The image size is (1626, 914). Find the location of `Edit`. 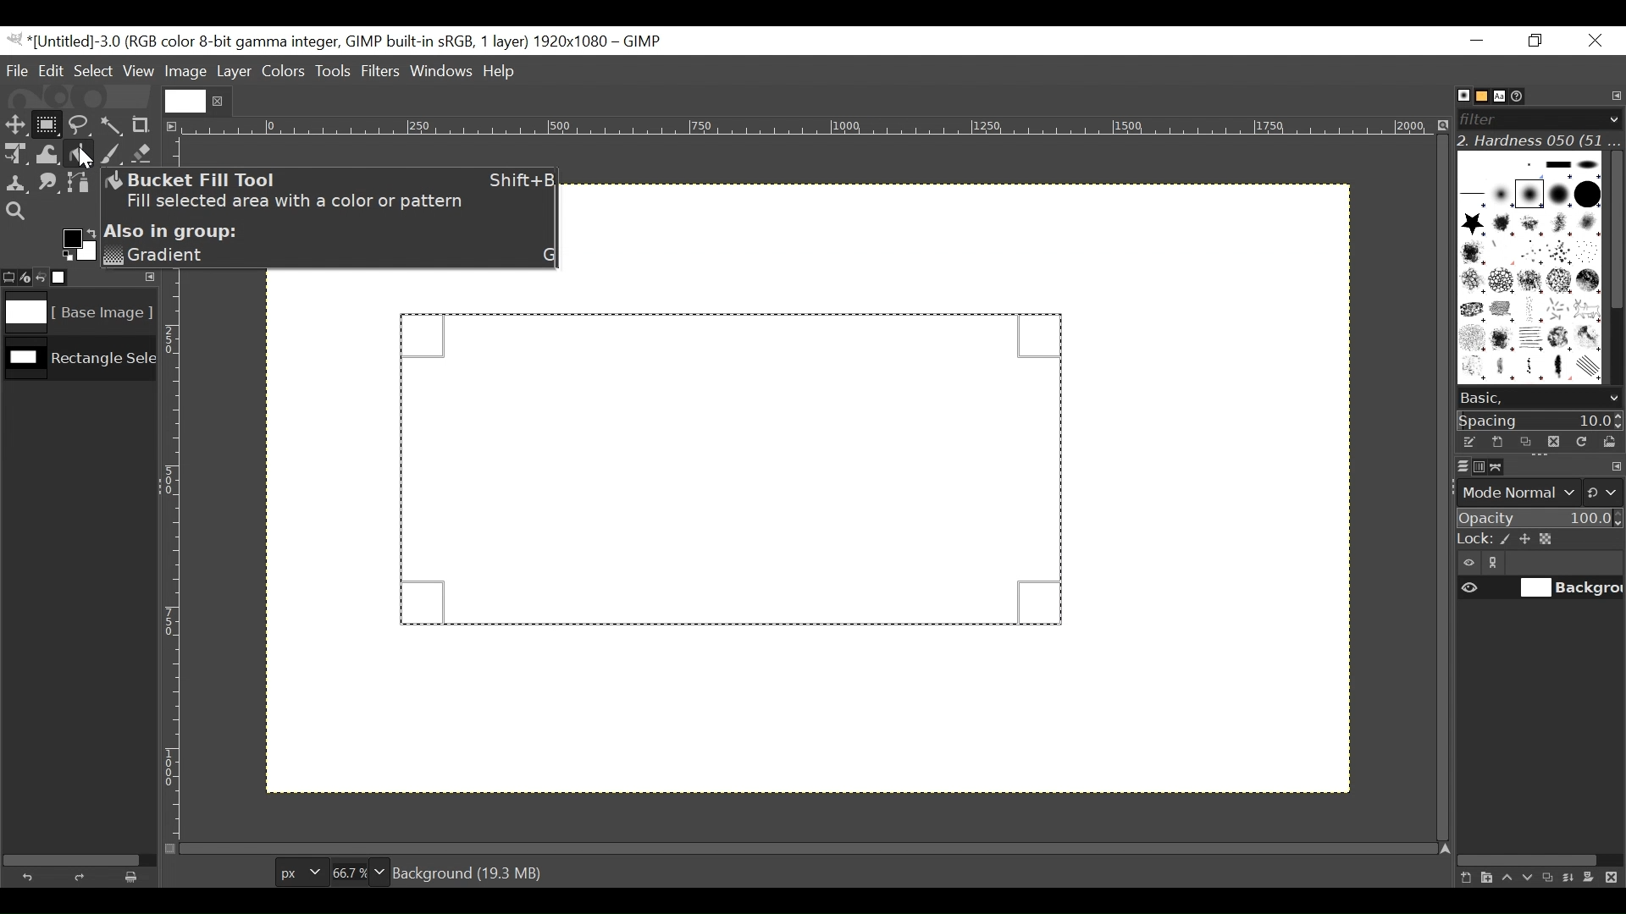

Edit is located at coordinates (53, 70).